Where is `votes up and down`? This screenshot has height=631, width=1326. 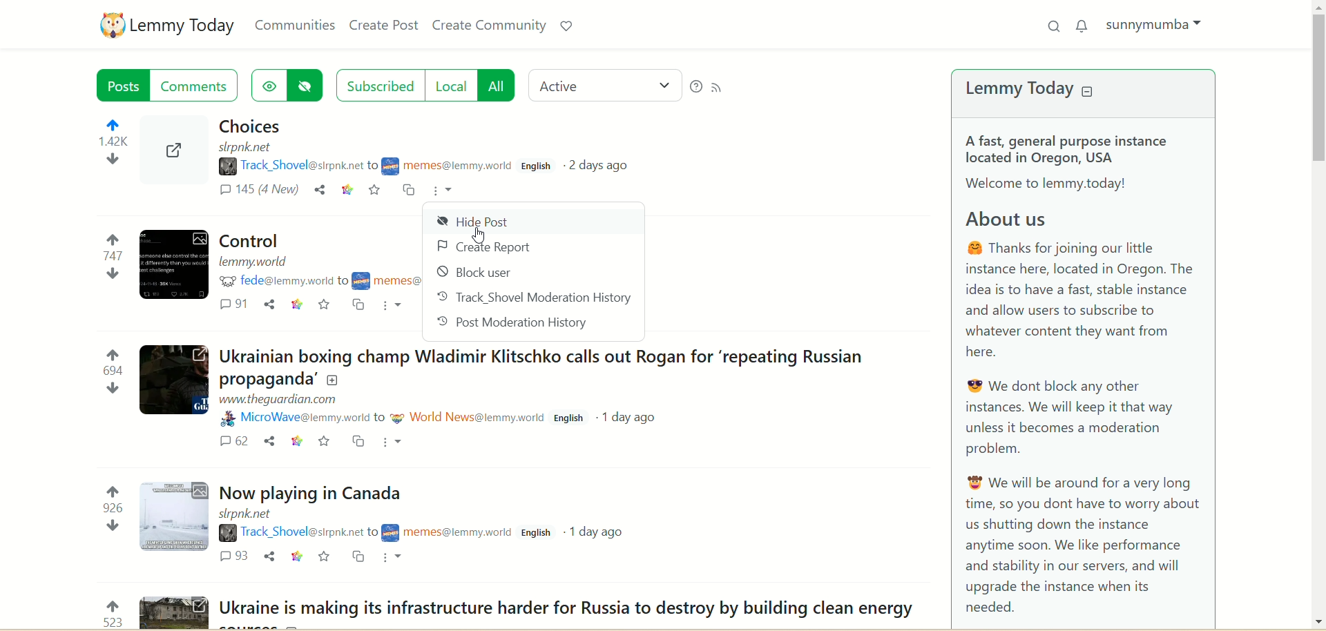
votes up and down is located at coordinates (97, 259).